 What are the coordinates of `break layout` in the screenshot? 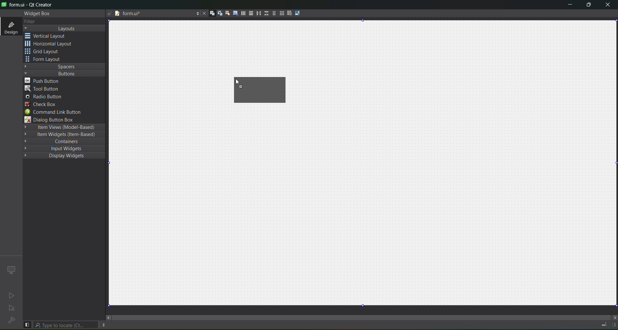 It's located at (289, 13).